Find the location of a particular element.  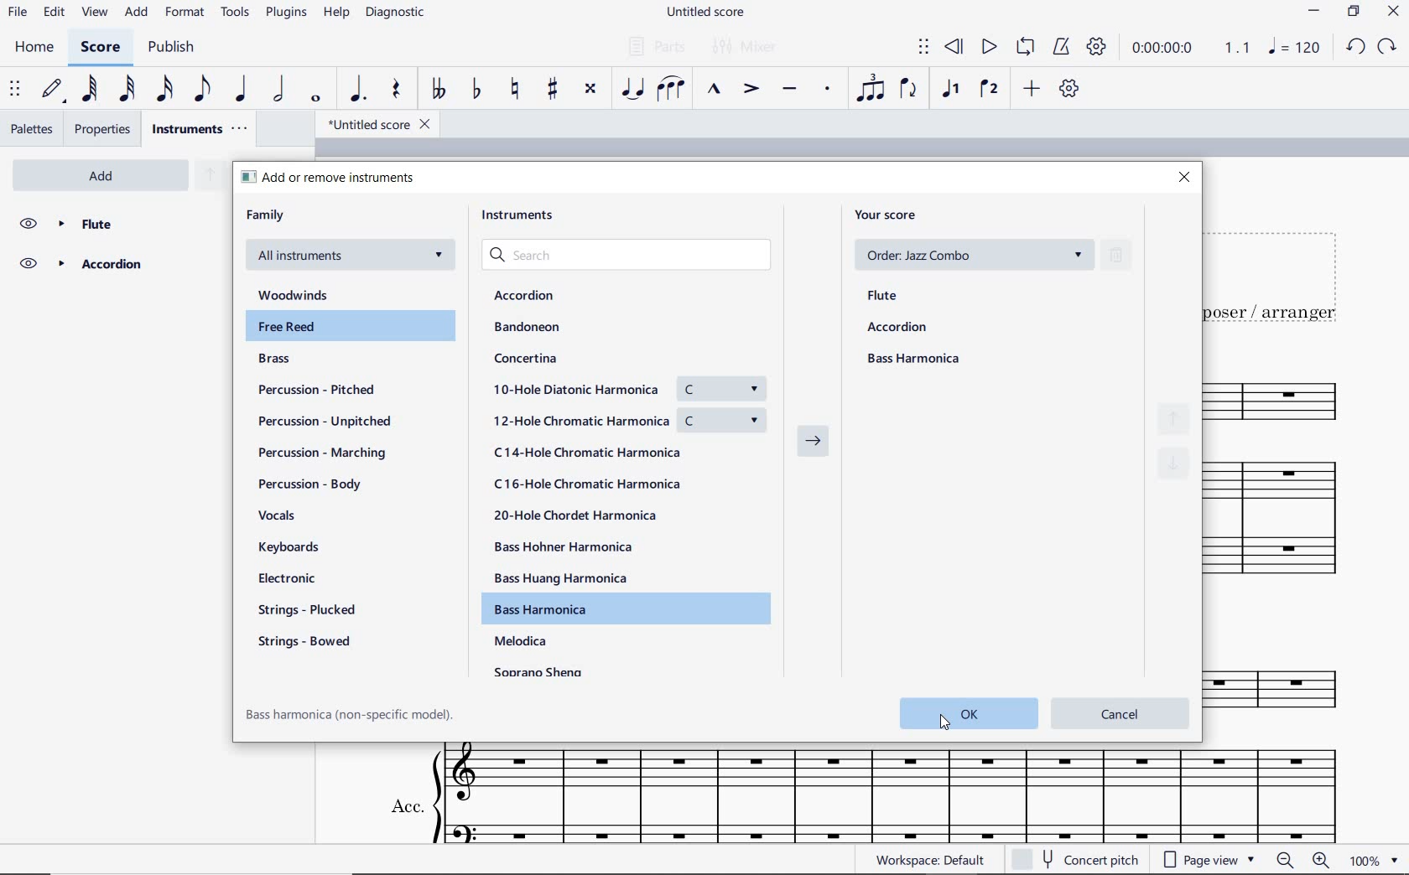

electronic is located at coordinates (294, 579).